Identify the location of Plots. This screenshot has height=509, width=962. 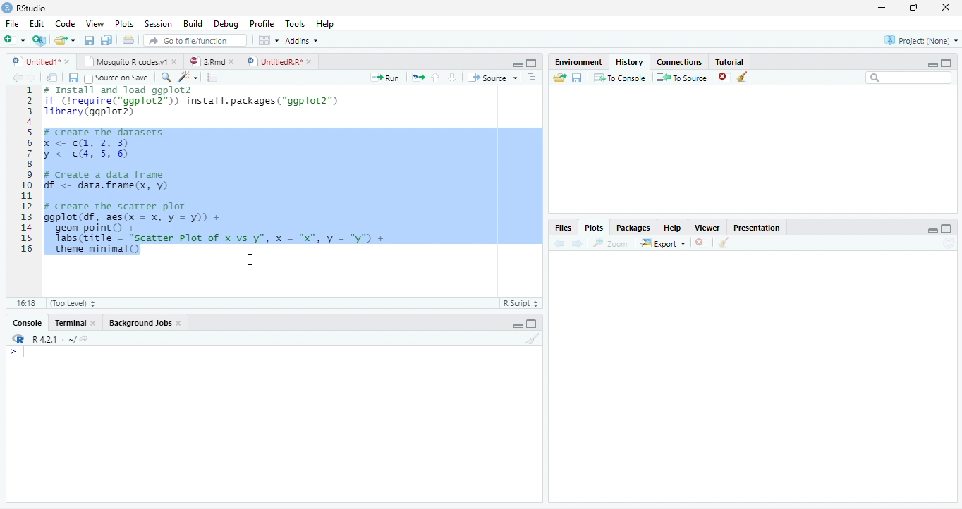
(124, 23).